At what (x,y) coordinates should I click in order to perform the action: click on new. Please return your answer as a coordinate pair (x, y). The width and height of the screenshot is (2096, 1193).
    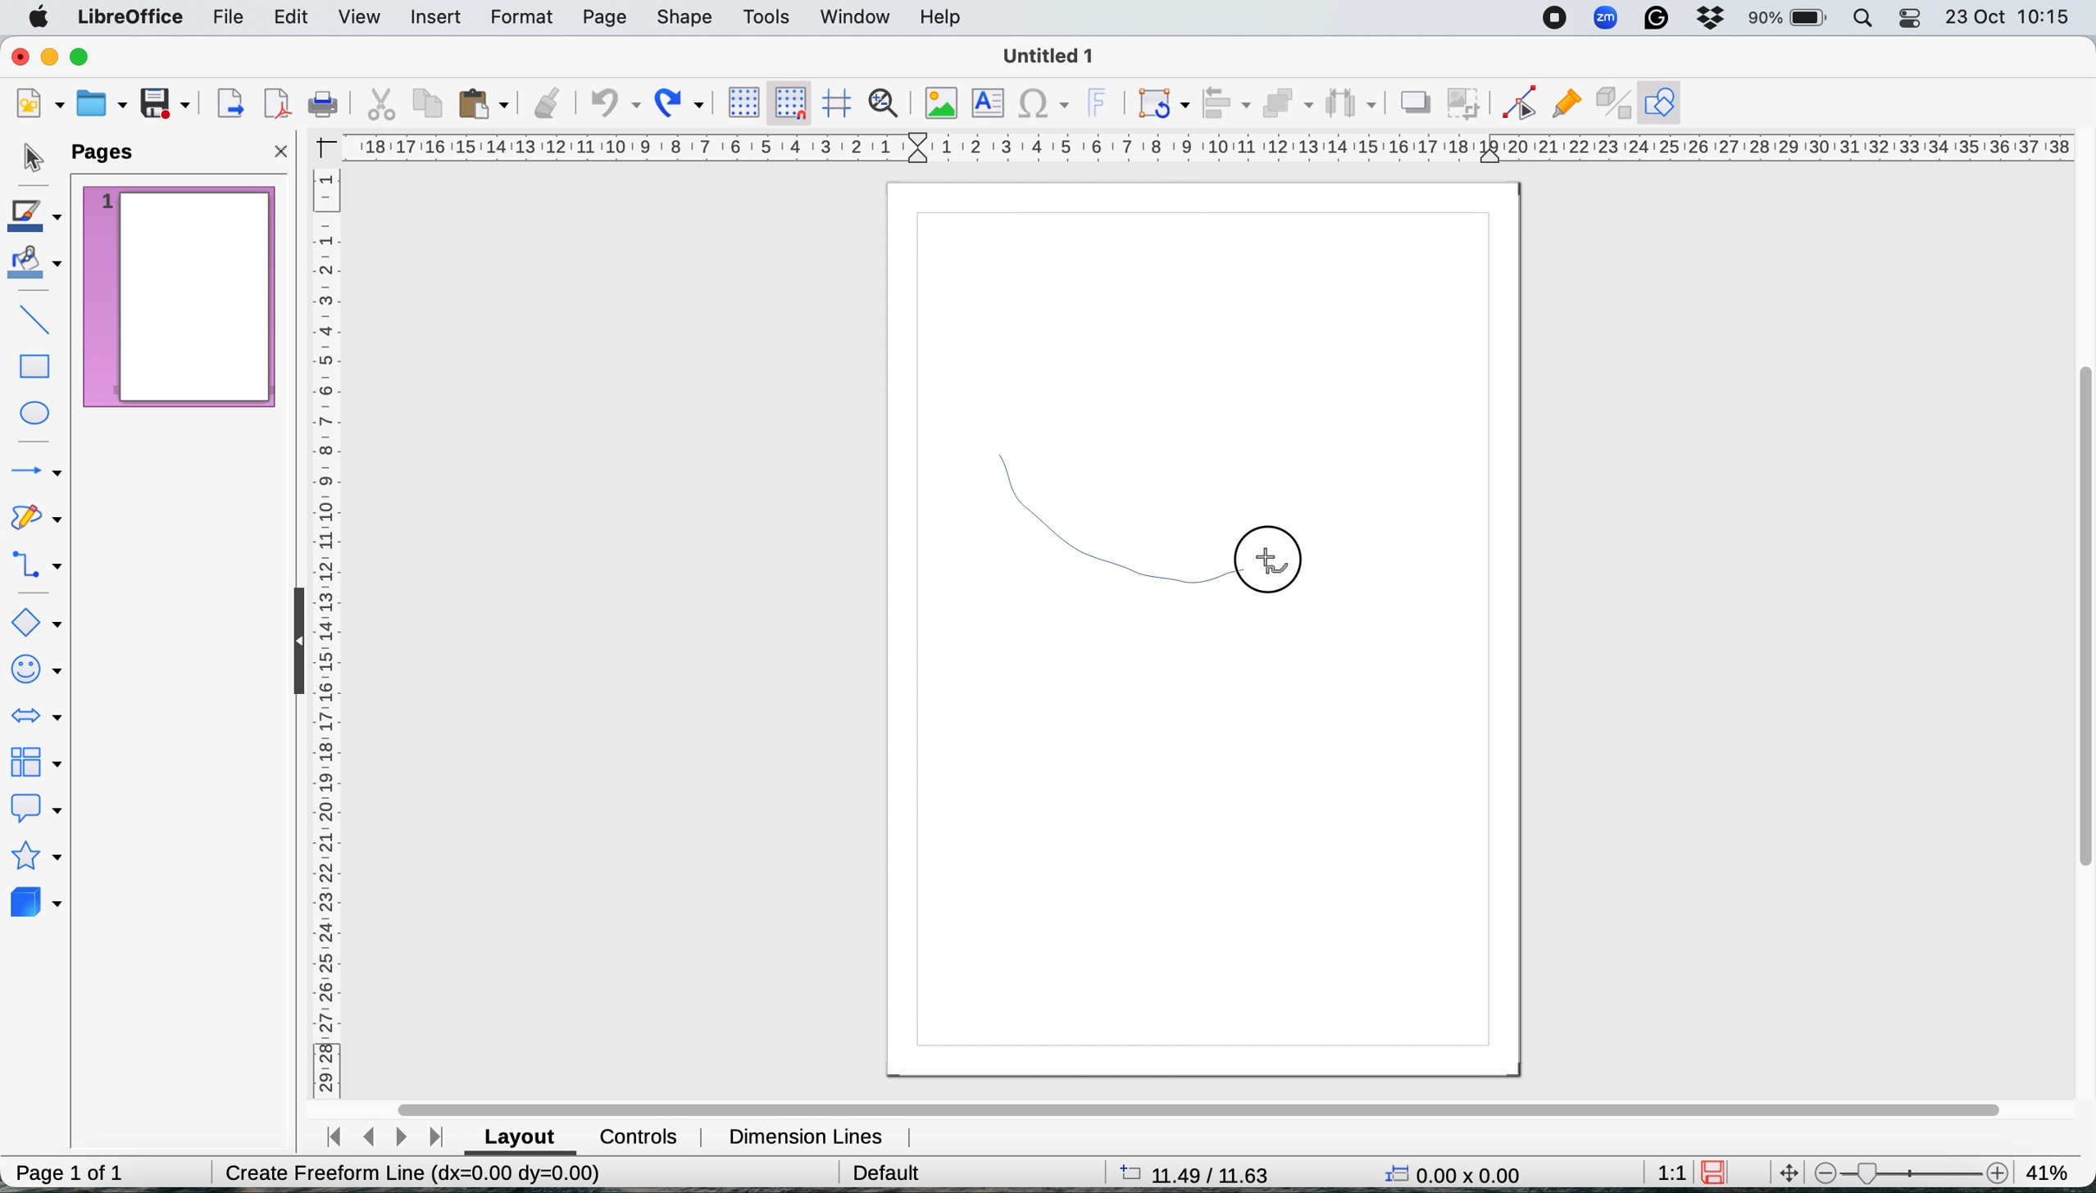
    Looking at the image, I should click on (39, 102).